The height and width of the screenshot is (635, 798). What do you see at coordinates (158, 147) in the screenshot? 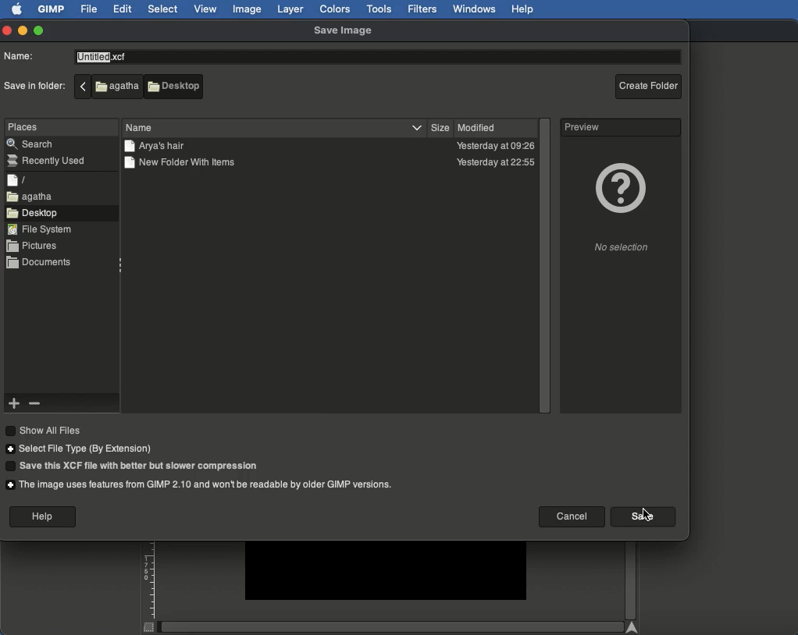
I see `Folder` at bounding box center [158, 147].